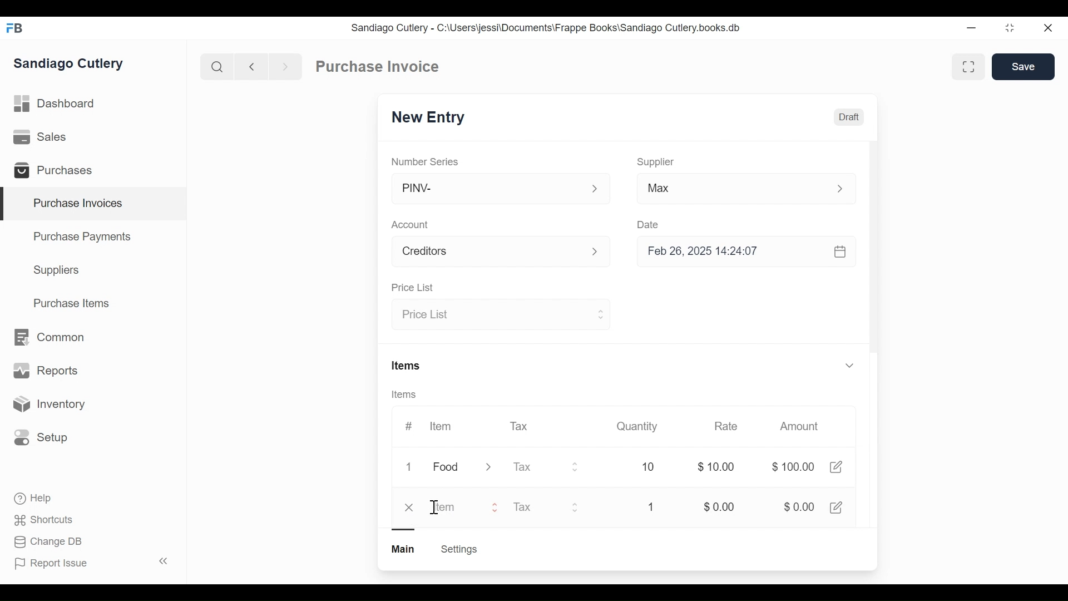  What do you see at coordinates (458, 549) in the screenshot?
I see `Settings` at bounding box center [458, 549].